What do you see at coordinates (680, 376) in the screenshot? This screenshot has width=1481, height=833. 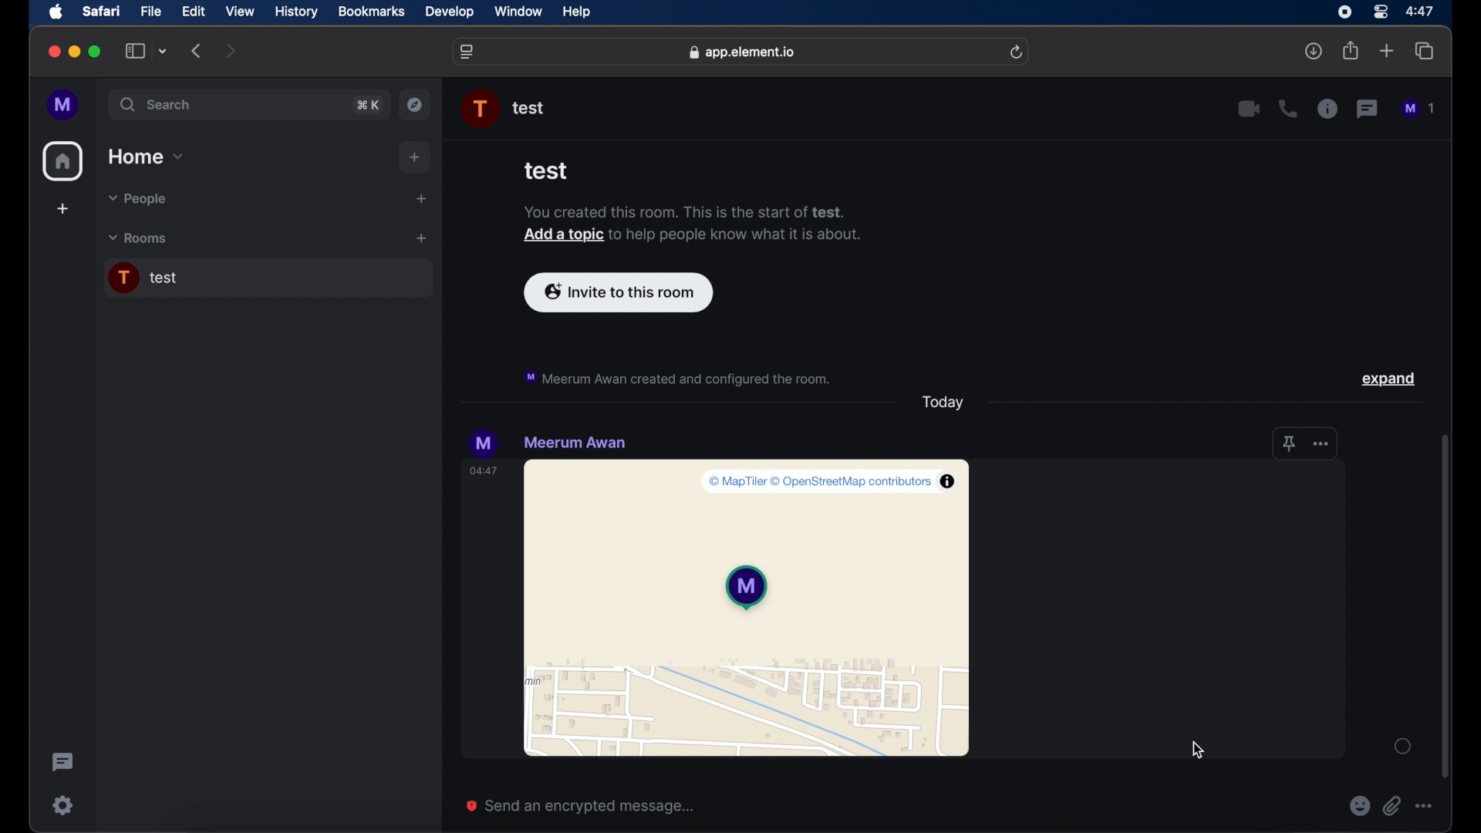 I see `‘™ Meerum Awan created and configured the room.` at bounding box center [680, 376].